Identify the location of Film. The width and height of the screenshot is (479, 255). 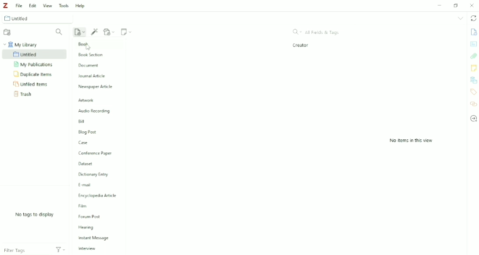
(84, 206).